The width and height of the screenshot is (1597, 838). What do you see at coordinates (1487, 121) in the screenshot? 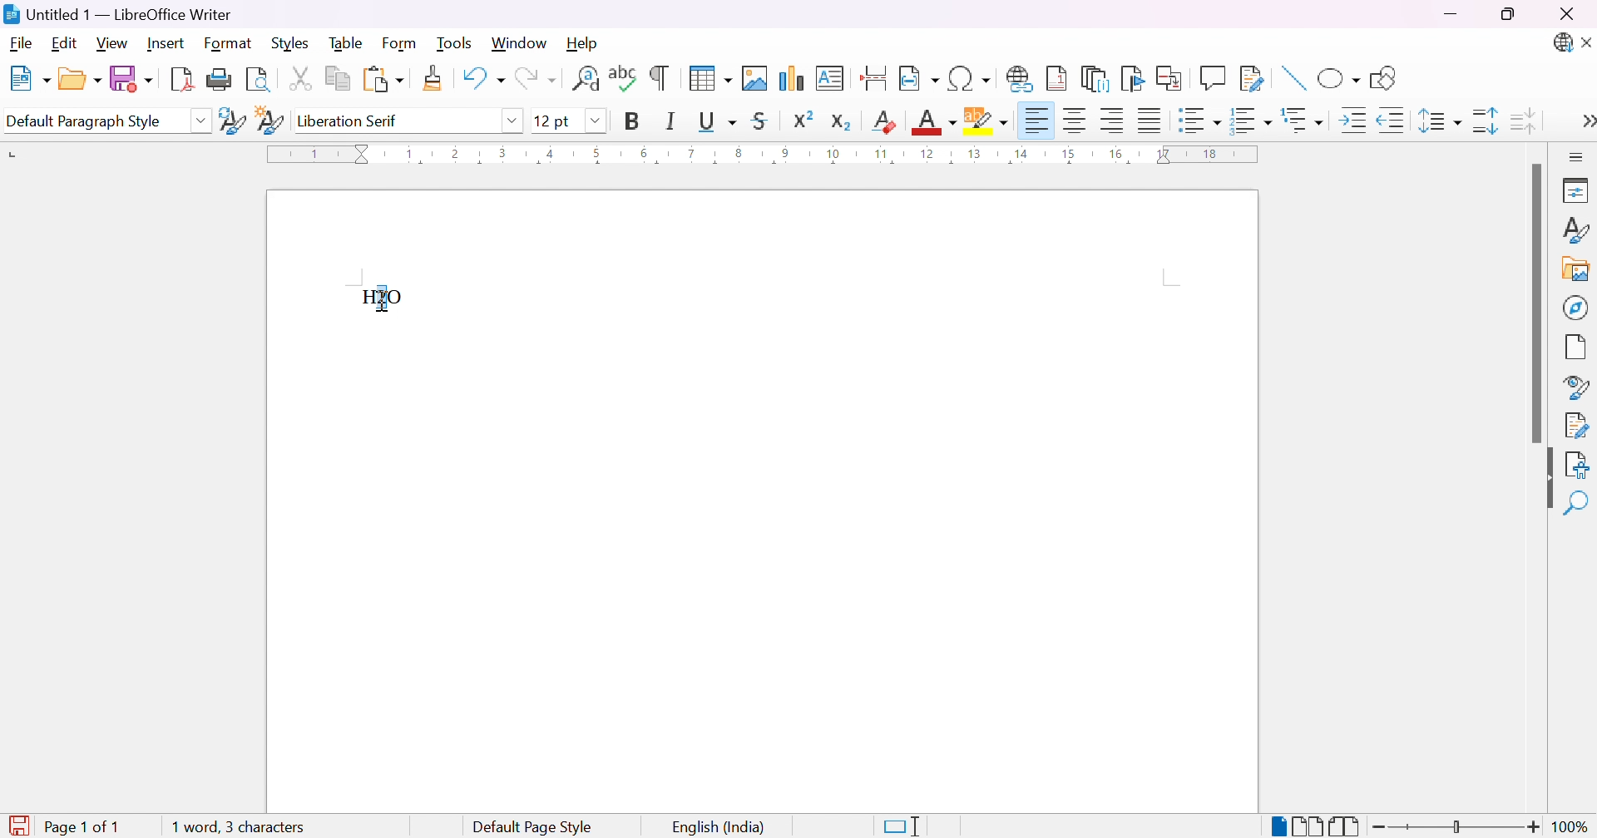
I see `Increase paragraph spacing` at bounding box center [1487, 121].